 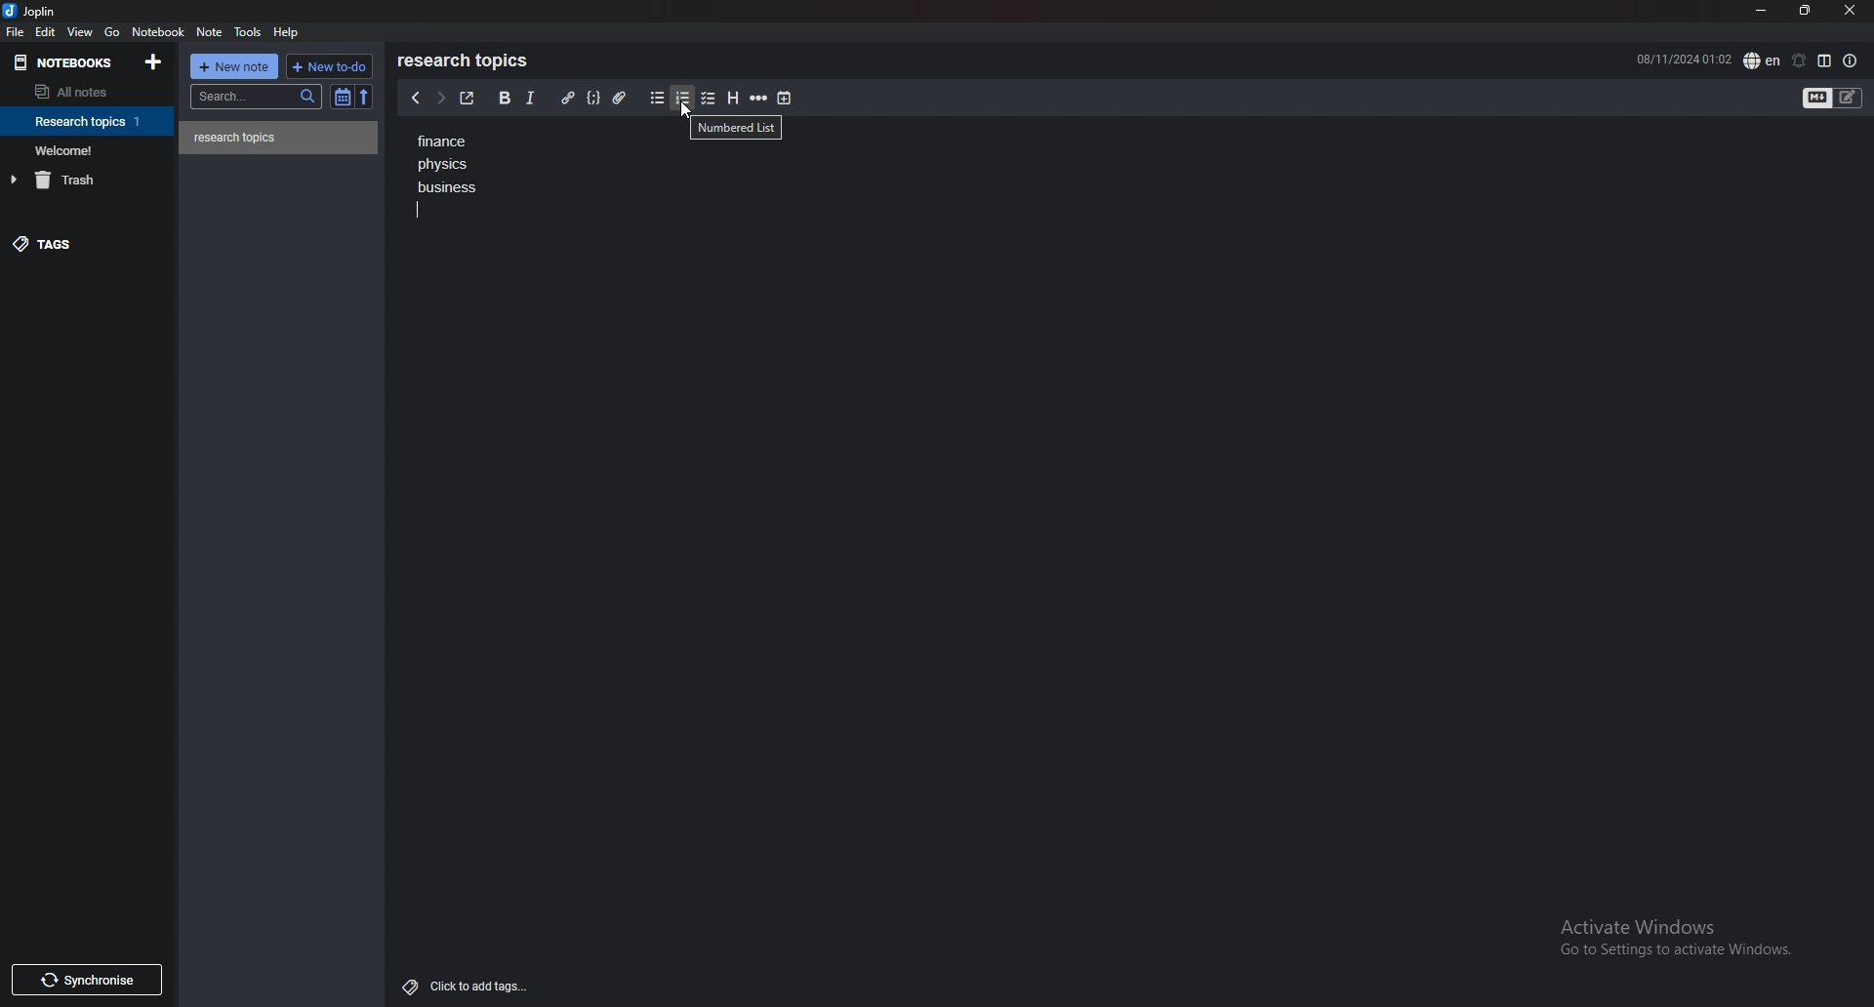 I want to click on Synchronise, so click(x=91, y=979).